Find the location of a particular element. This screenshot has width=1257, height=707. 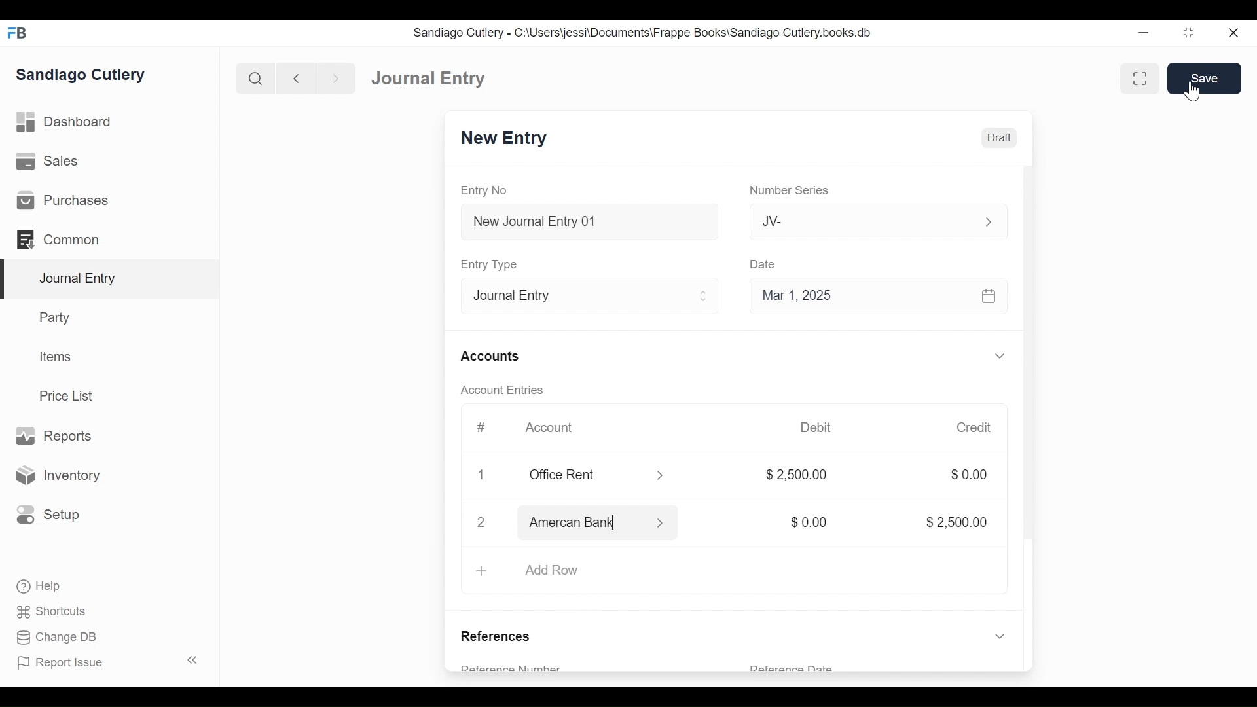

cursor is located at coordinates (1193, 90).